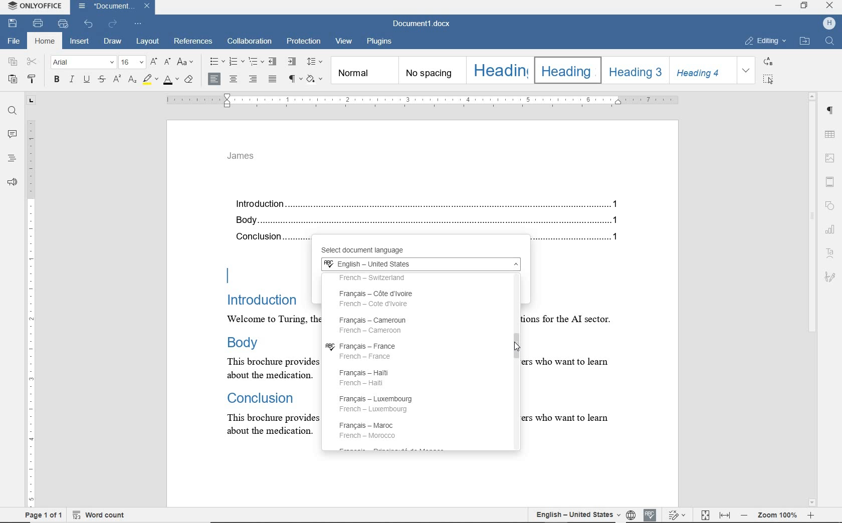 This screenshot has height=523, width=842. Describe the element at coordinates (829, 276) in the screenshot. I see `signature` at that location.